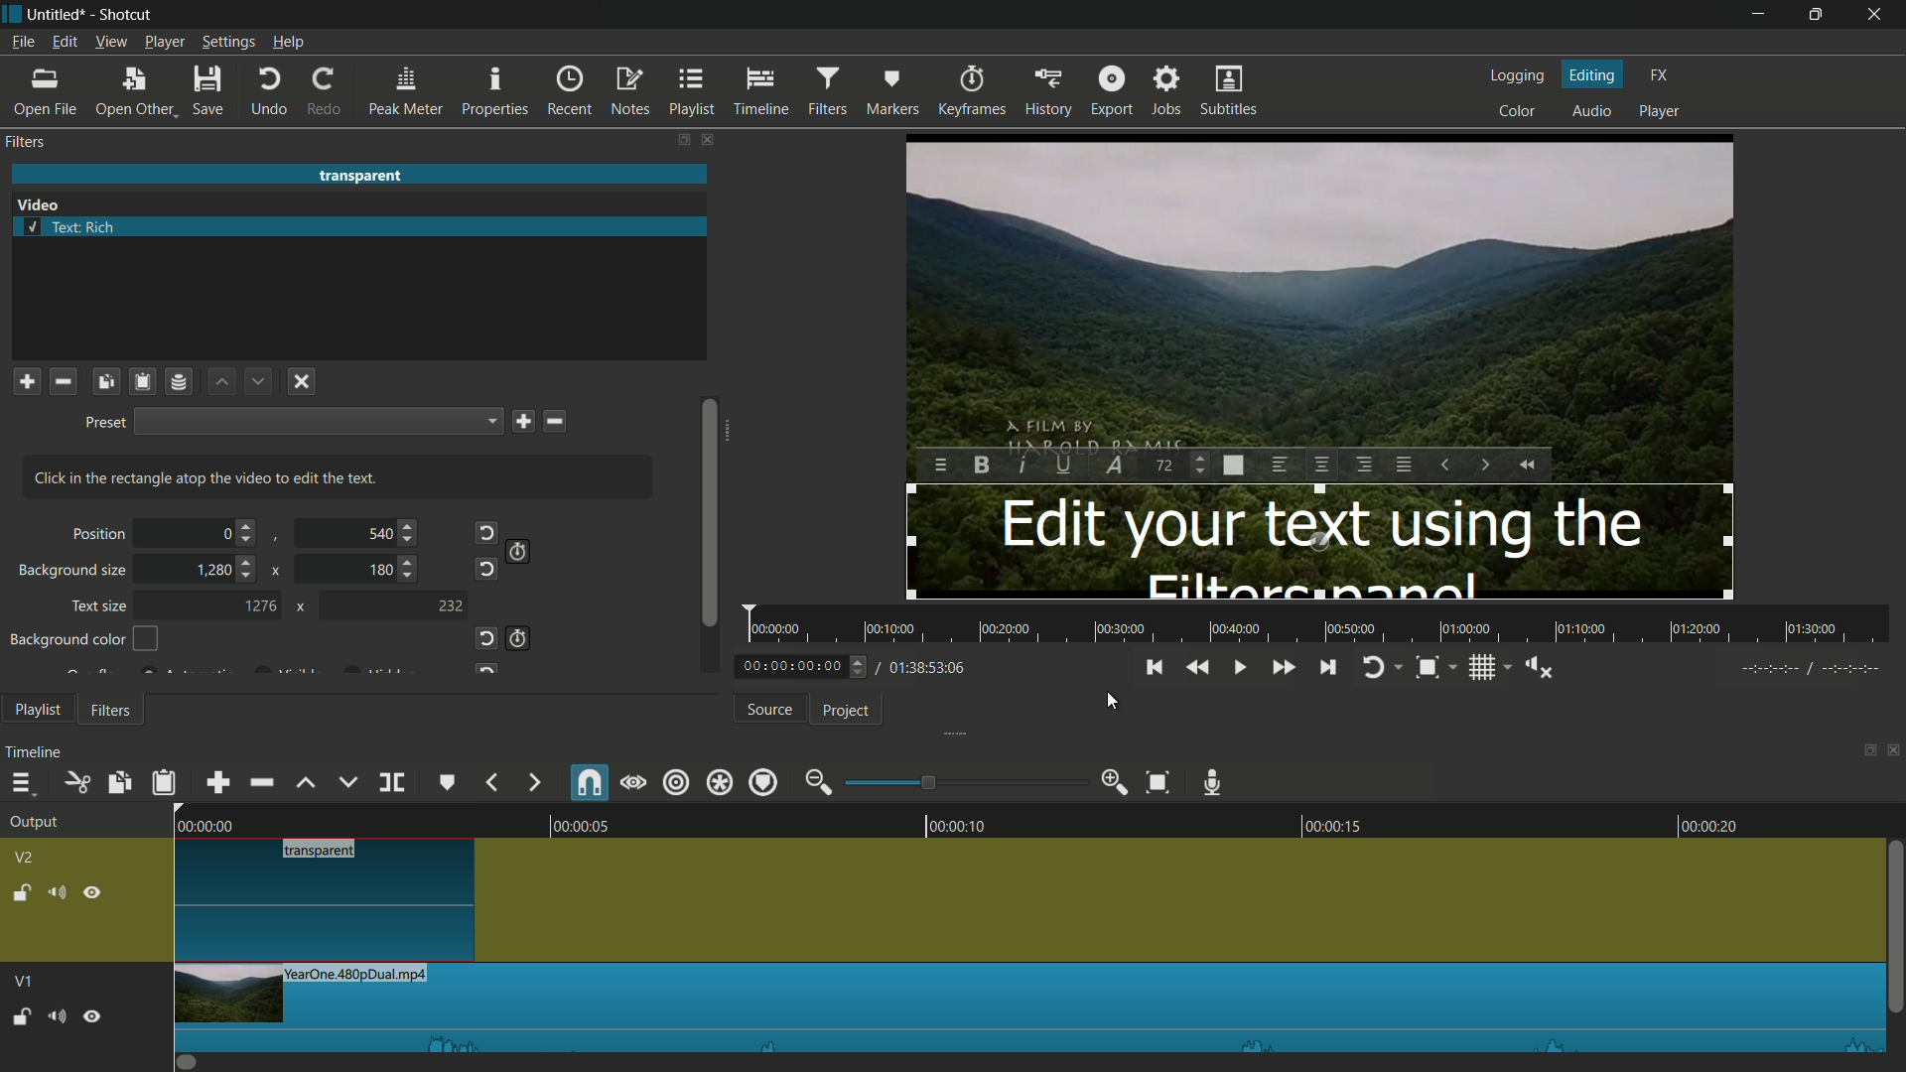 The width and height of the screenshot is (1906, 1072). I want to click on close app, so click(1877, 15).